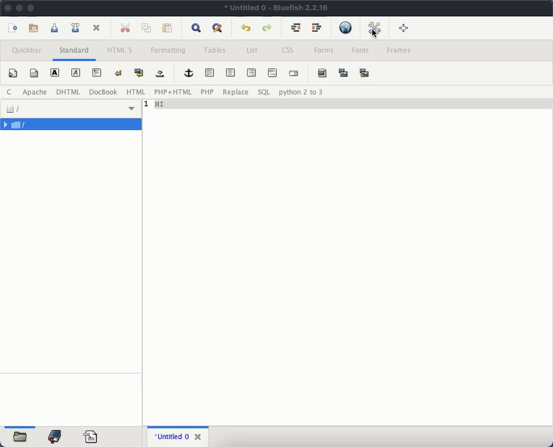 Image resolution: width=553 pixels, height=447 pixels. Describe the element at coordinates (343, 74) in the screenshot. I see `insert thumbnail` at that location.